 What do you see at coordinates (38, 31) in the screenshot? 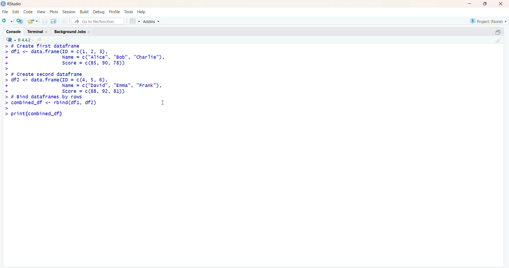
I see `Terminal` at bounding box center [38, 31].